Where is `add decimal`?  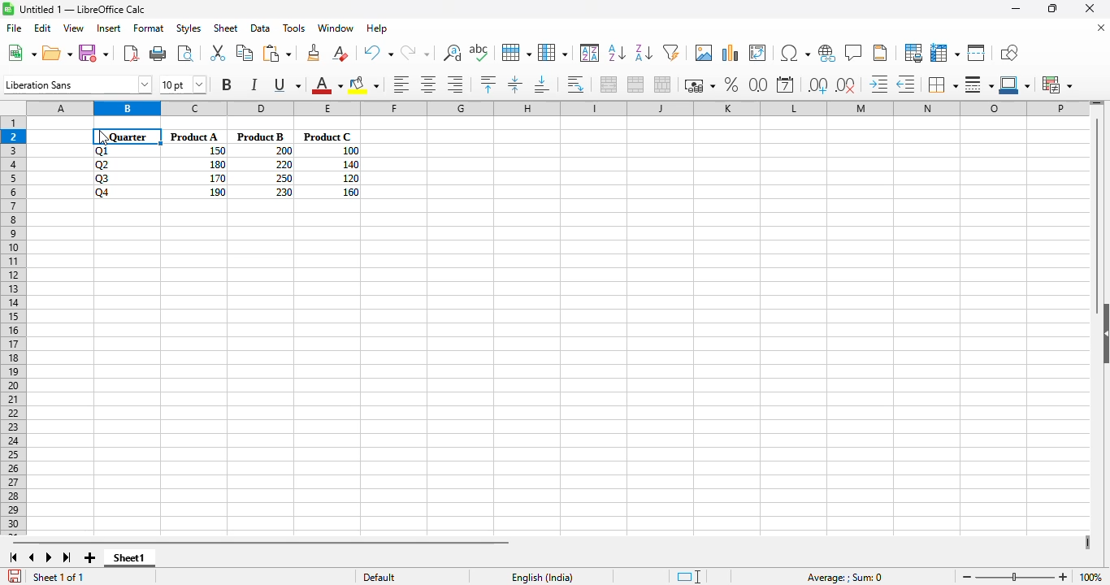
add decimal is located at coordinates (818, 85).